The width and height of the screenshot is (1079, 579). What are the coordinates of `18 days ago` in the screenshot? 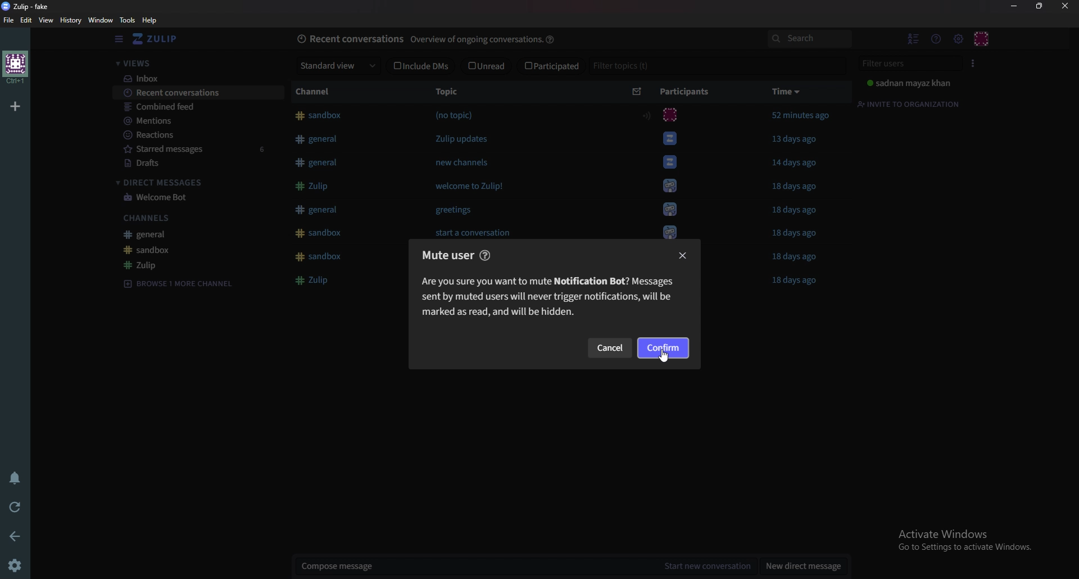 It's located at (794, 257).